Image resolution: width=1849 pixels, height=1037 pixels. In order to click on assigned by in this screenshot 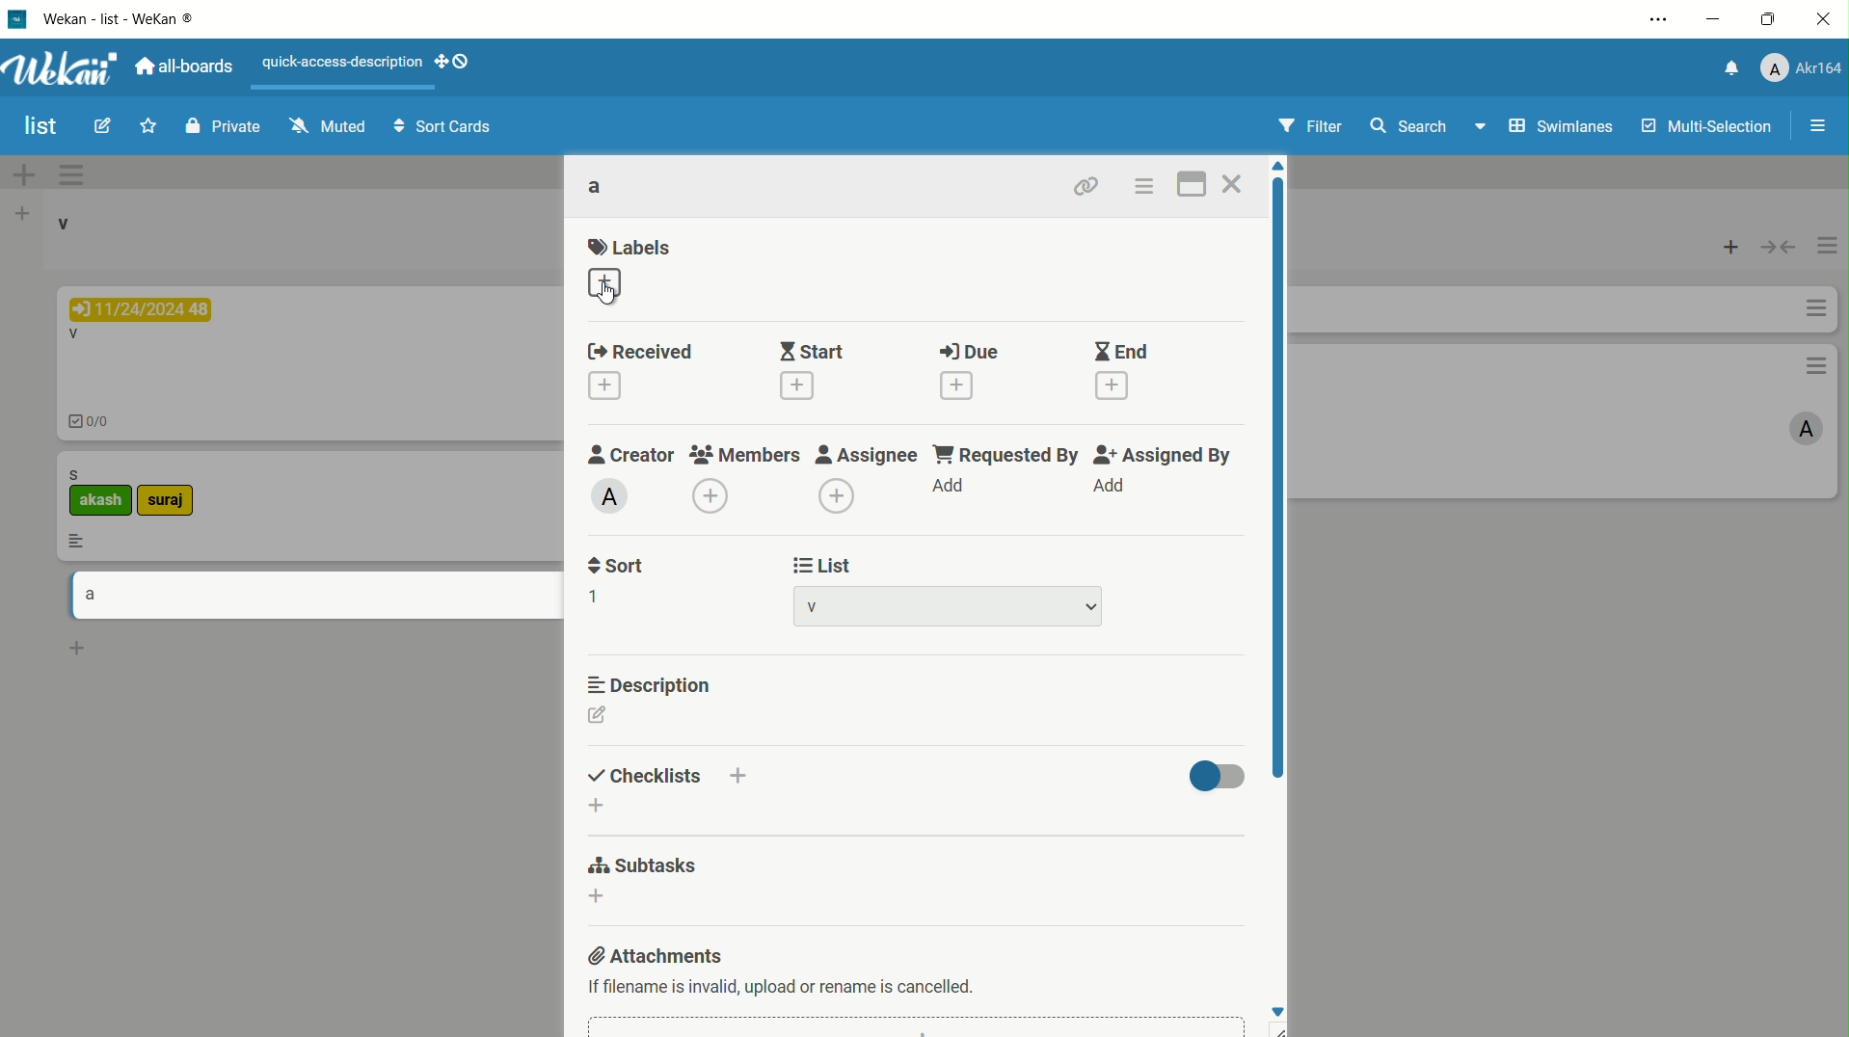, I will do `click(1162, 456)`.